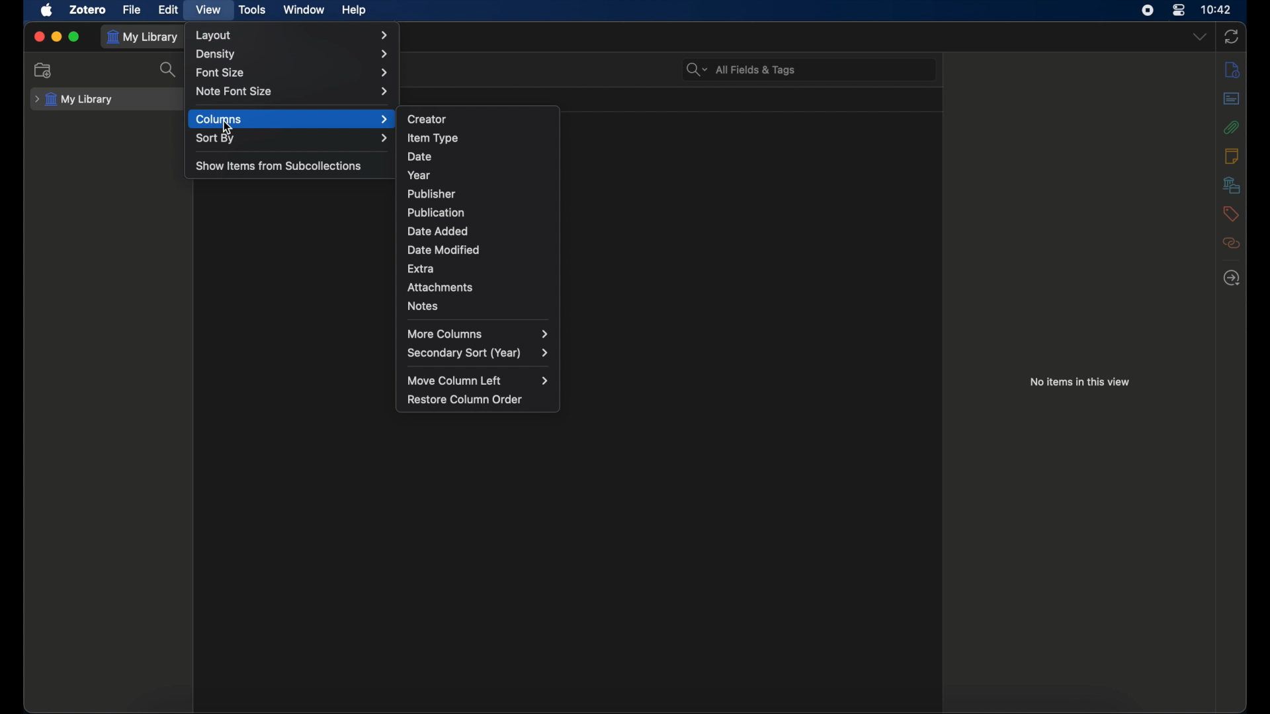  I want to click on show items from subcollections, so click(278, 167).